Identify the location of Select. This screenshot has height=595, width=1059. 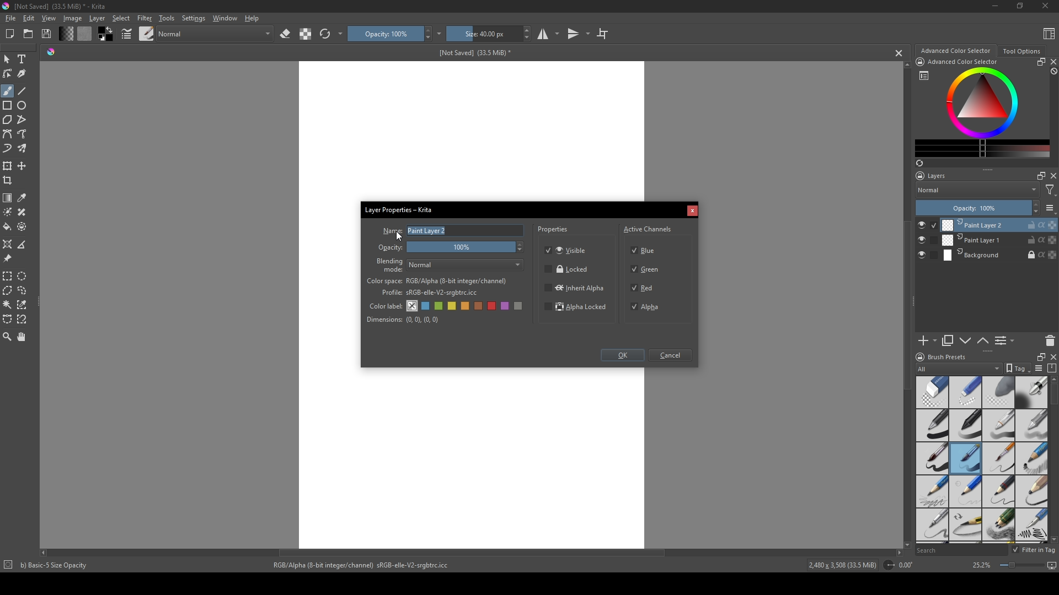
(121, 18).